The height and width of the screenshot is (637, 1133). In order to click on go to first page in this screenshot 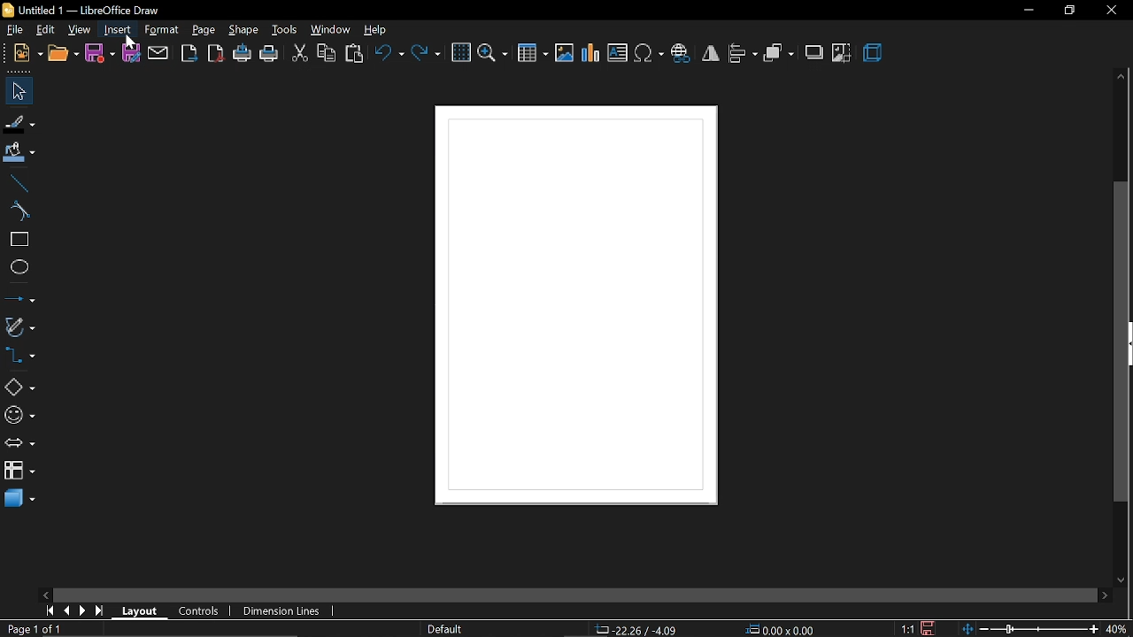, I will do `click(47, 610)`.